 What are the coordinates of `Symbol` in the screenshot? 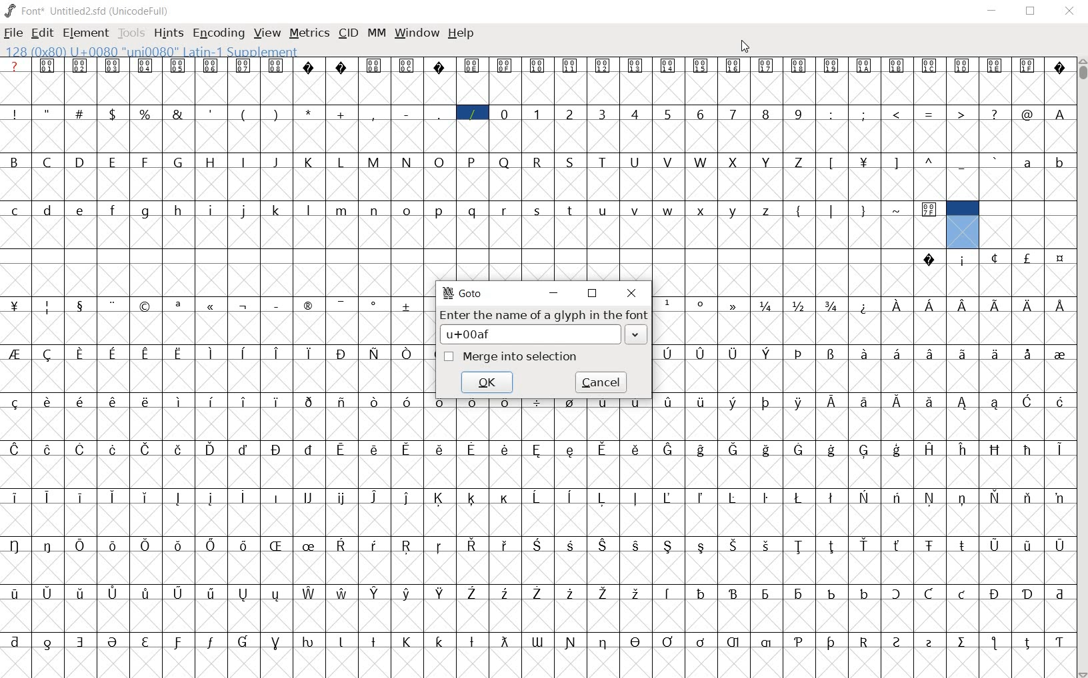 It's located at (310, 449).